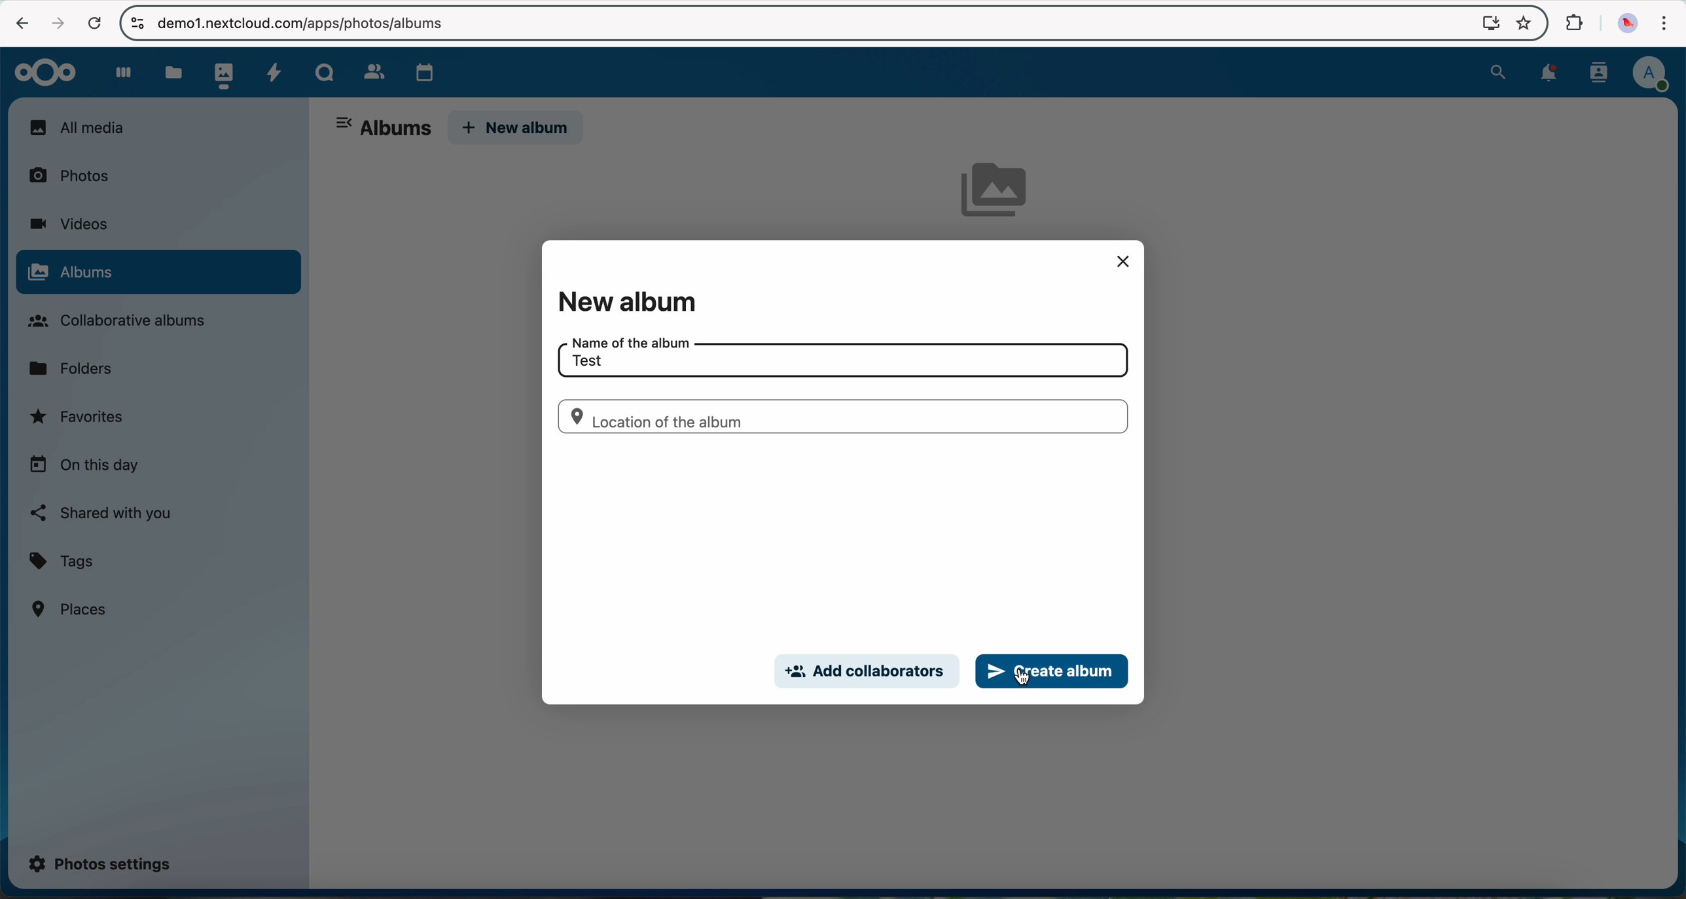 The height and width of the screenshot is (899, 1686). What do you see at coordinates (102, 513) in the screenshot?
I see `shared with you` at bounding box center [102, 513].